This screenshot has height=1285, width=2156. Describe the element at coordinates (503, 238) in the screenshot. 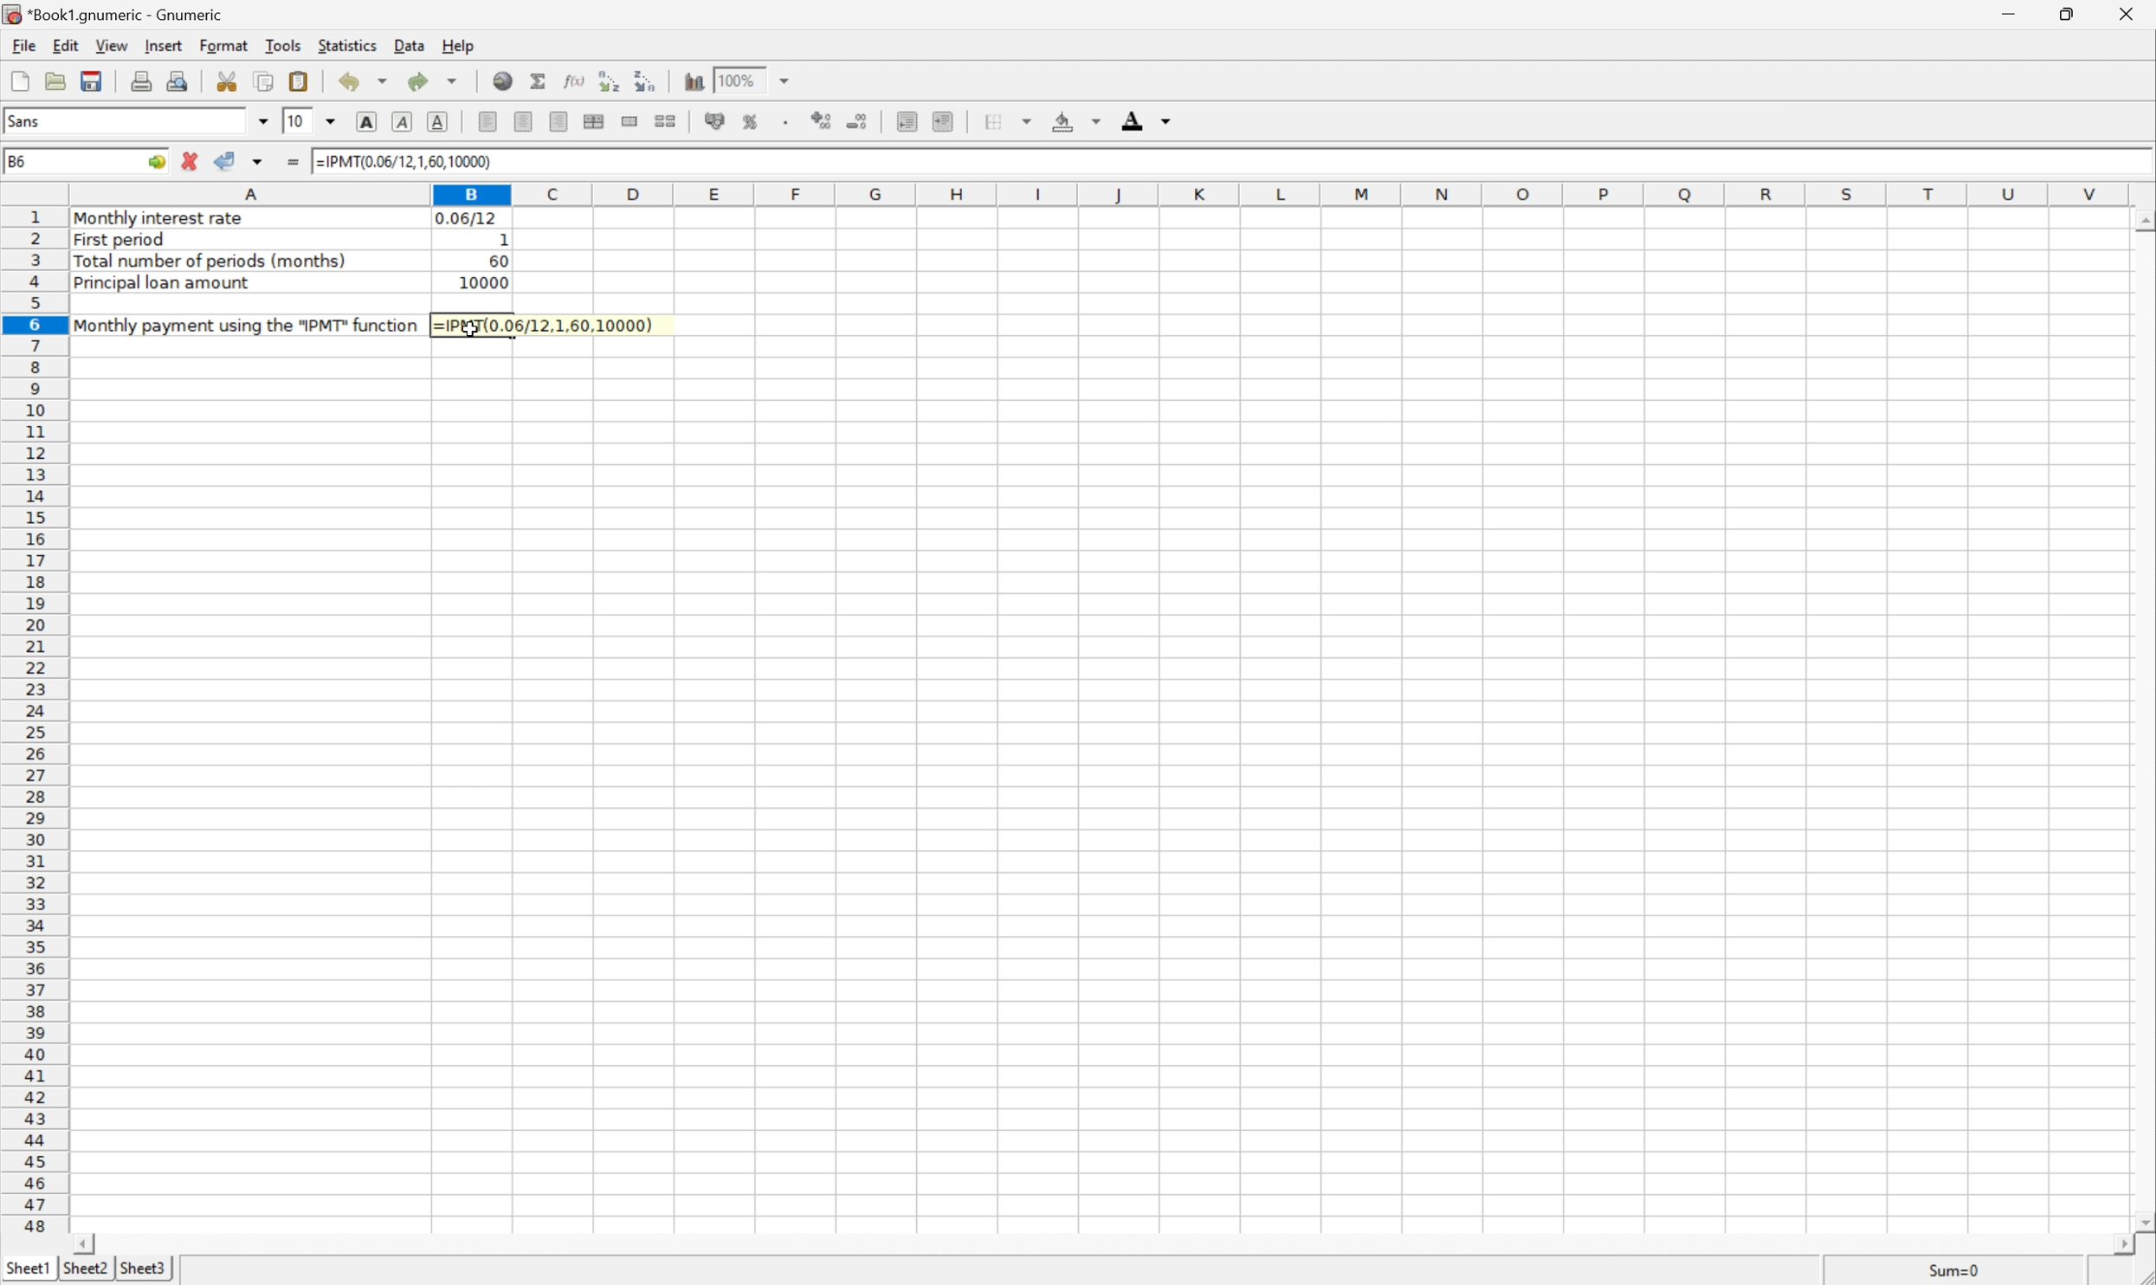

I see `1` at that location.